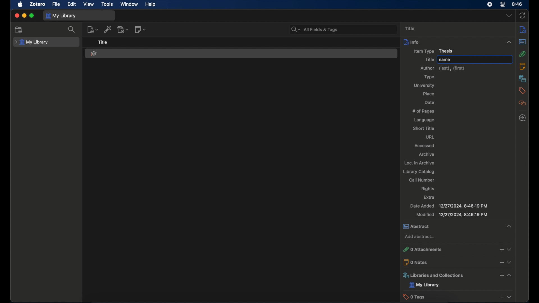  I want to click on add abstract, so click(419, 237).